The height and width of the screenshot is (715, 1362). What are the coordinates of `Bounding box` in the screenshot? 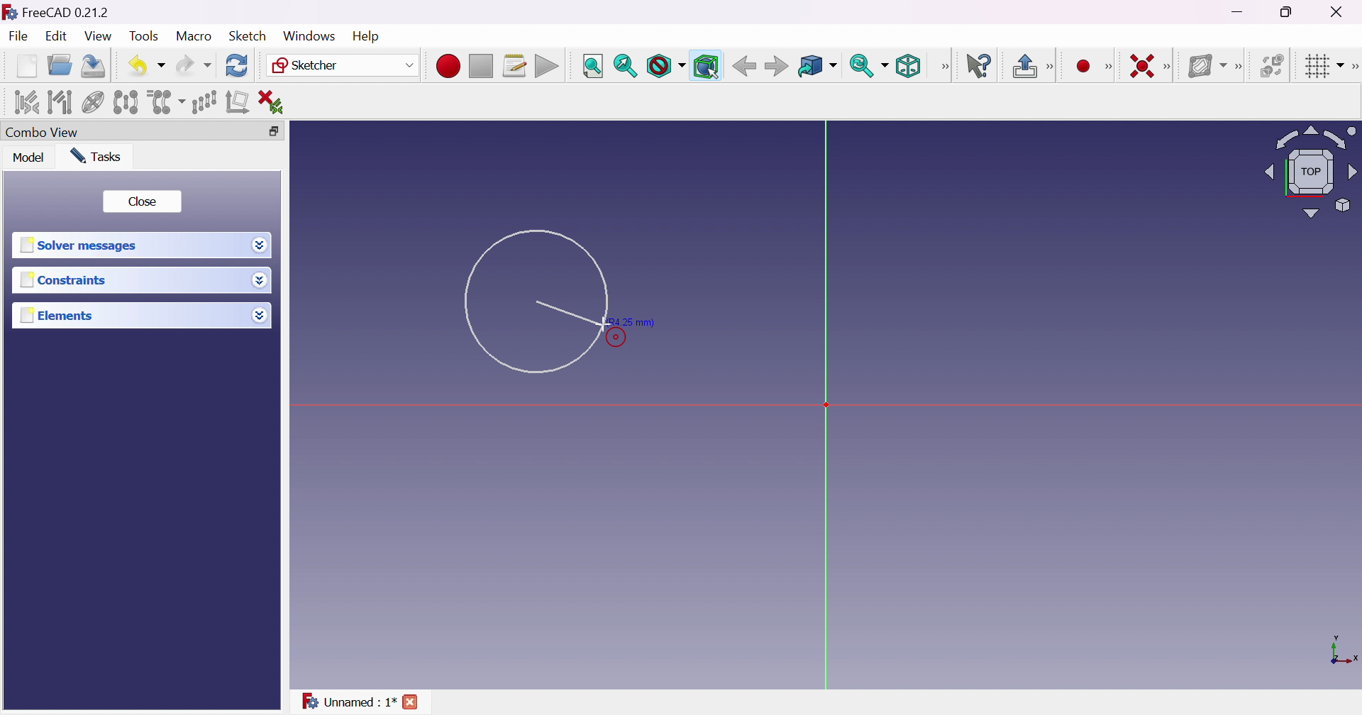 It's located at (707, 67).